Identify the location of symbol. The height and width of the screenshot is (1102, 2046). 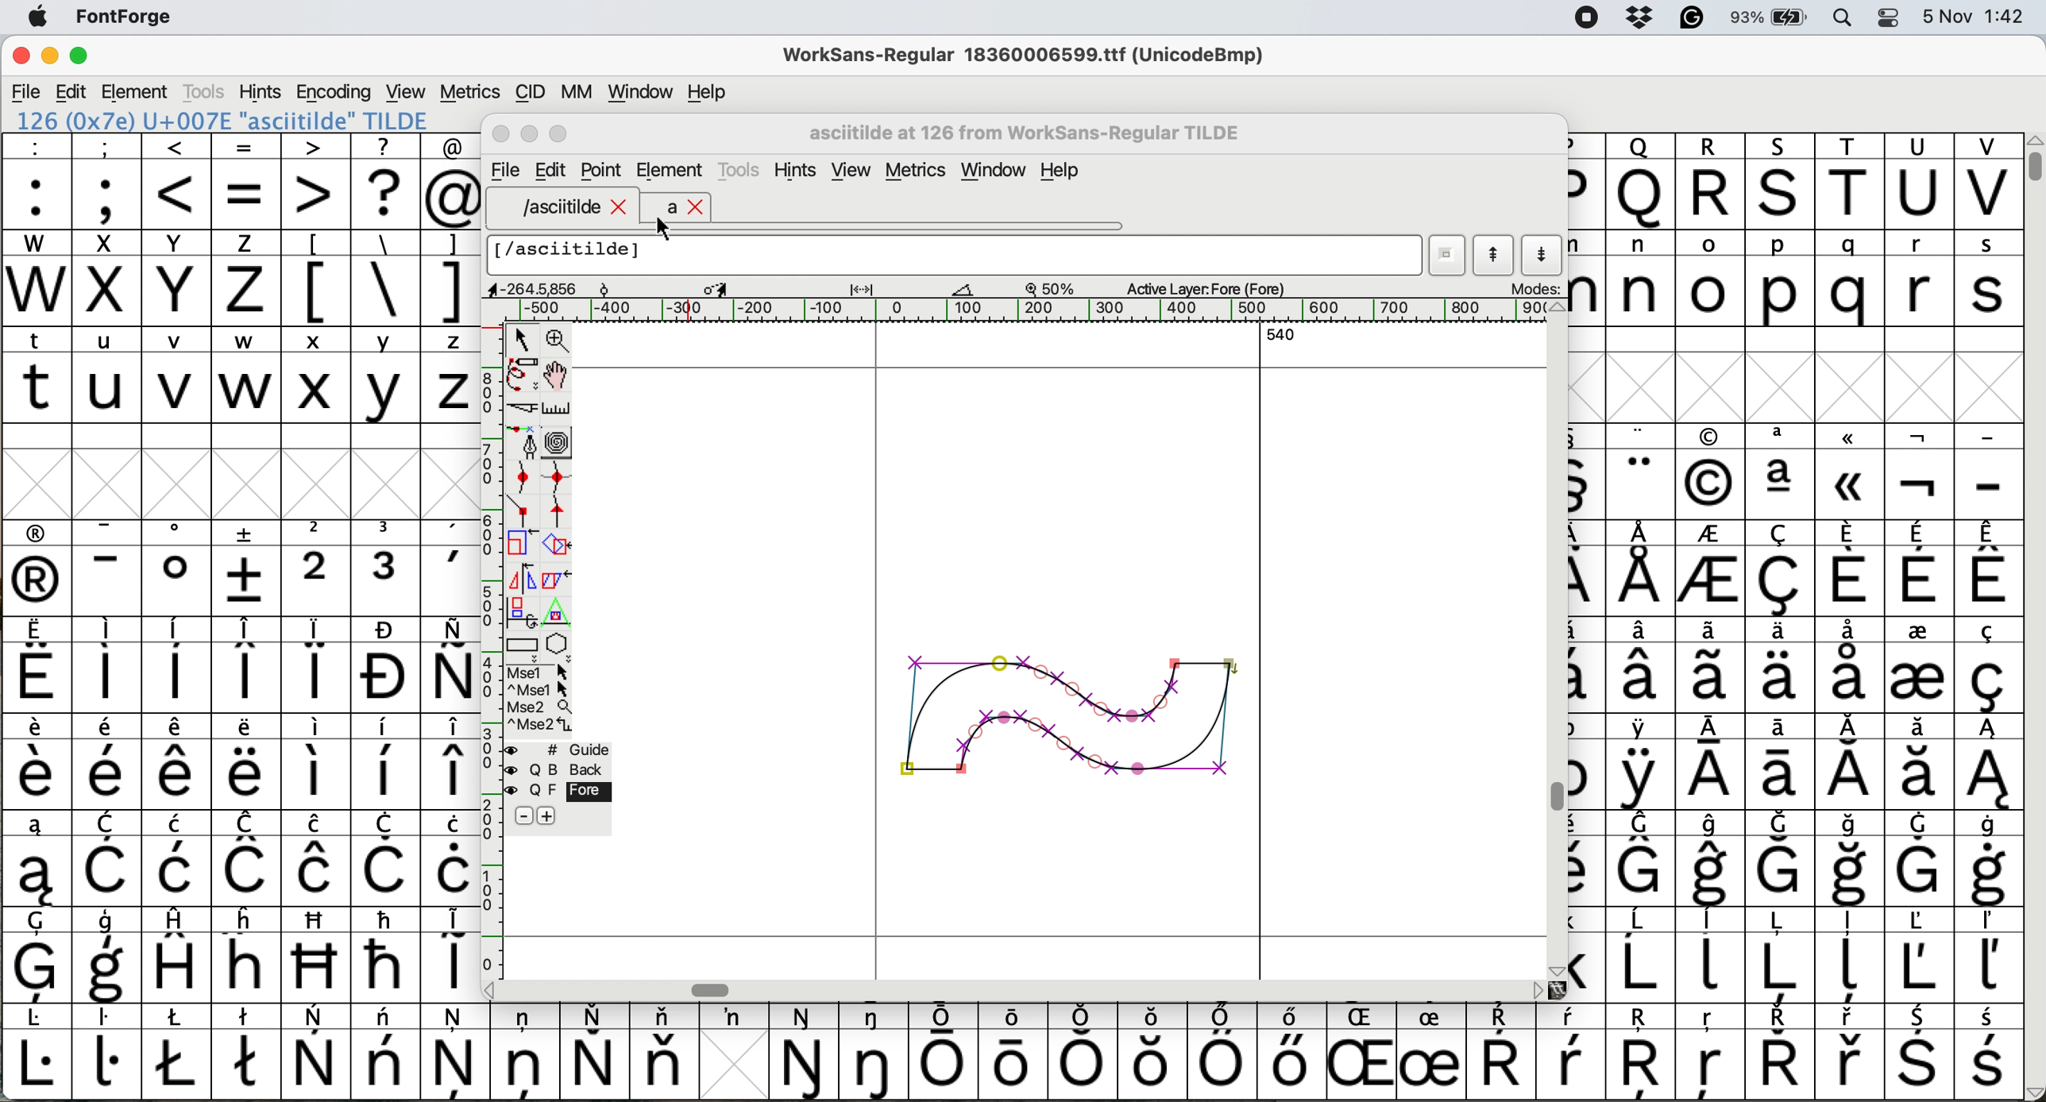
(1920, 1054).